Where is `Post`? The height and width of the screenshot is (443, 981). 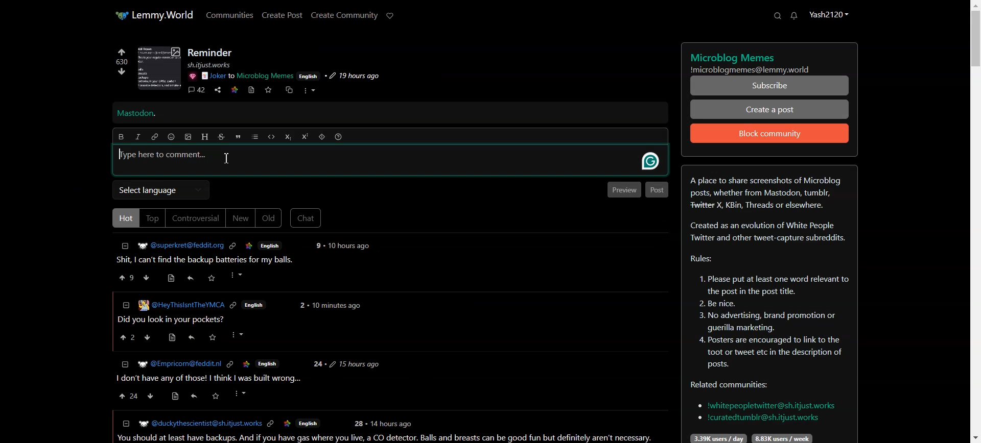 Post is located at coordinates (209, 260).